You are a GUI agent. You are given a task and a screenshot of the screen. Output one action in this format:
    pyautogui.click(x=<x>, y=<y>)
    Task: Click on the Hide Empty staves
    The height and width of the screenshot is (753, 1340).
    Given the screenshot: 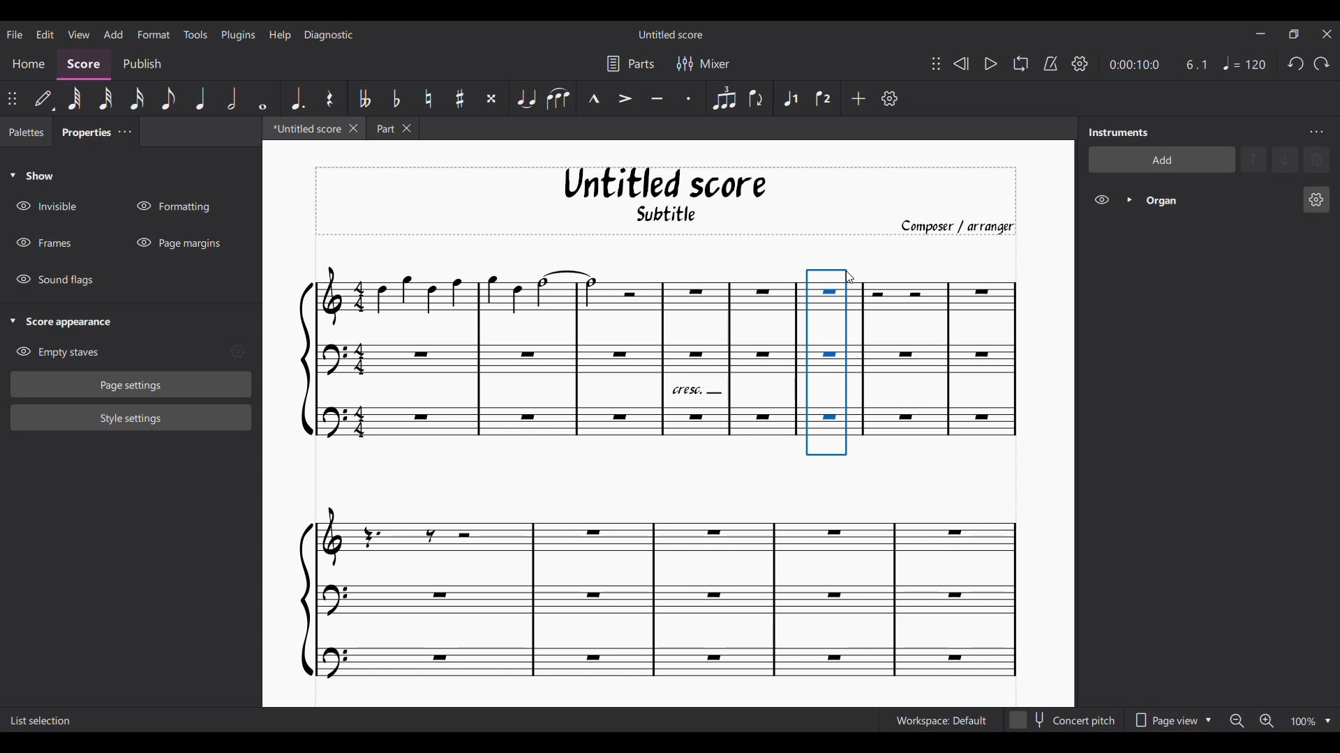 What is the action you would take?
    pyautogui.click(x=57, y=352)
    